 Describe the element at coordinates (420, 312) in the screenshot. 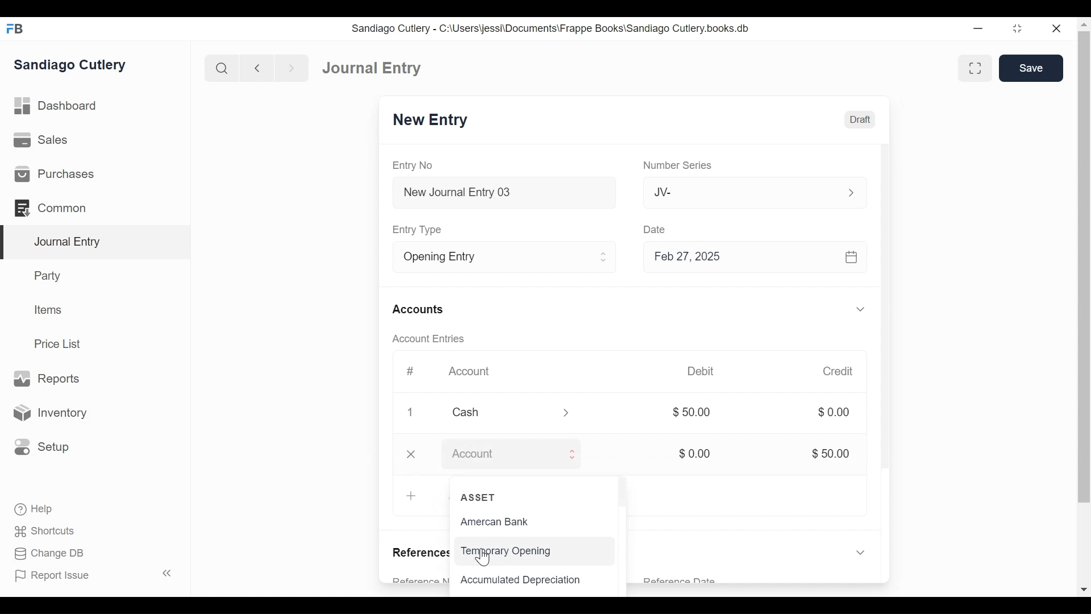

I see `Accounts` at that location.